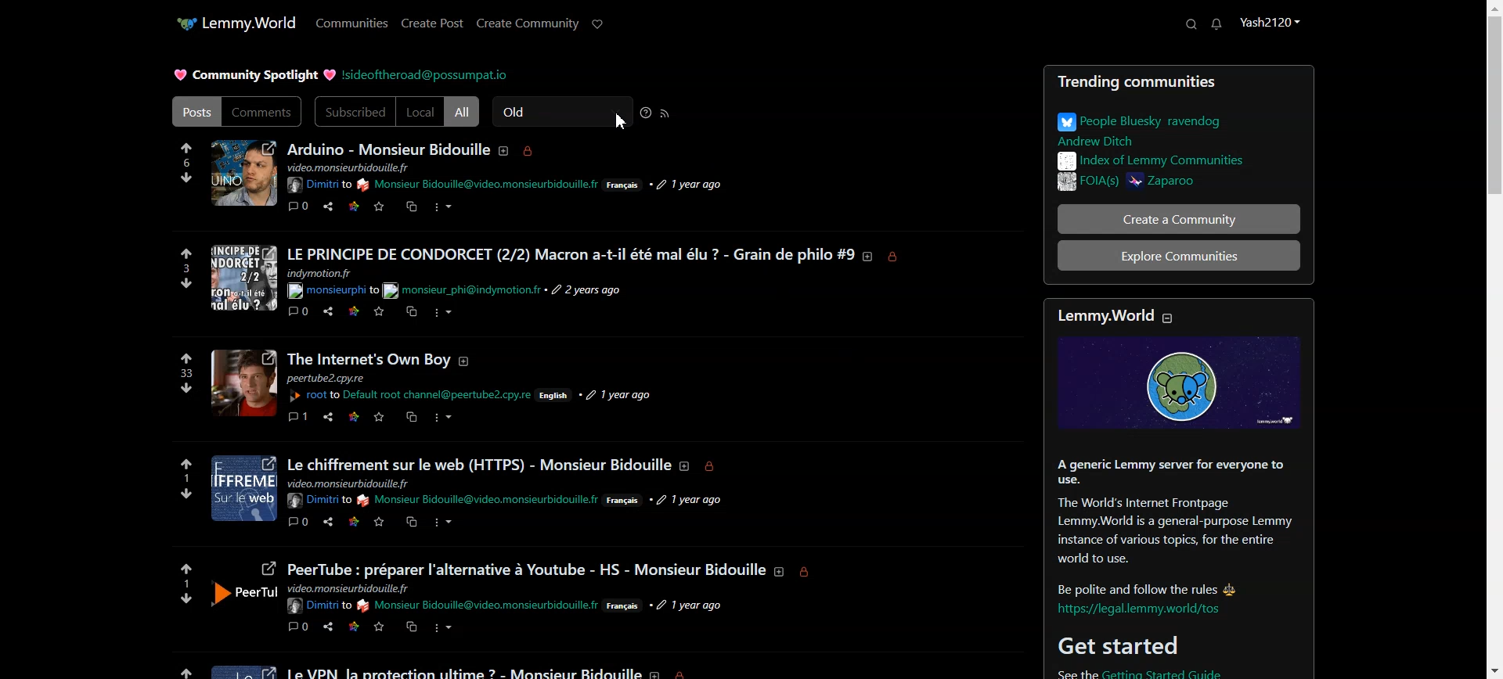 The image size is (1503, 679). What do you see at coordinates (249, 21) in the screenshot?
I see `Lemmy.World` at bounding box center [249, 21].